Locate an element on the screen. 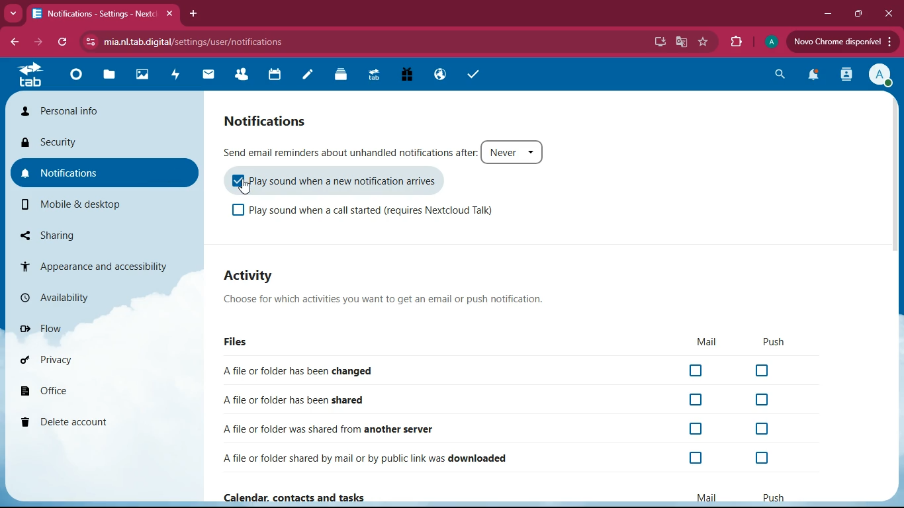  delete  is located at coordinates (85, 423).